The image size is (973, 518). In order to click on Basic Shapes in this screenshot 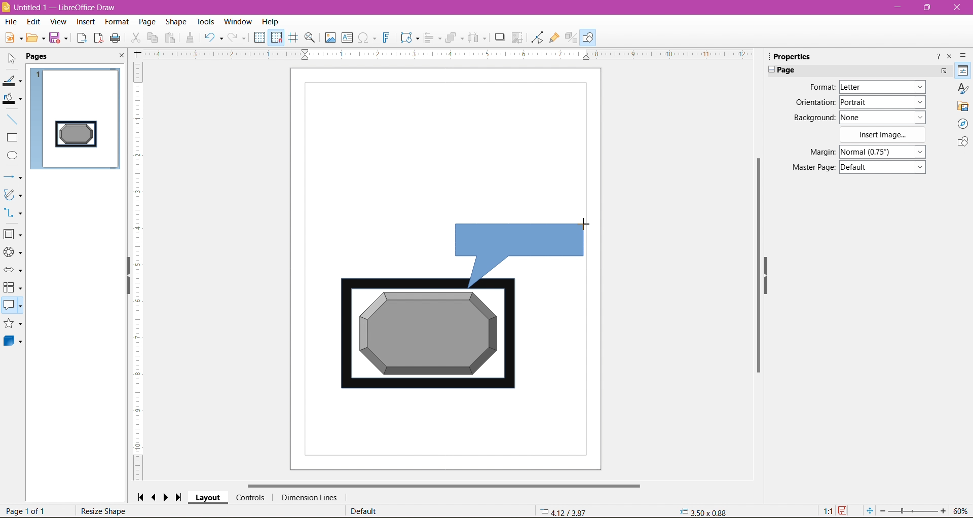, I will do `click(14, 235)`.